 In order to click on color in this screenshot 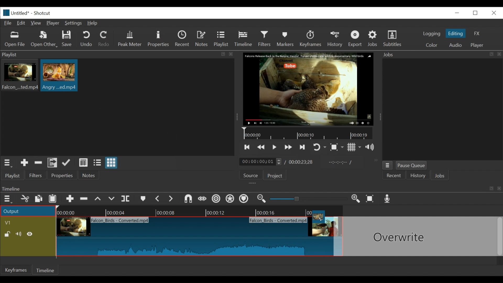, I will do `click(431, 46)`.